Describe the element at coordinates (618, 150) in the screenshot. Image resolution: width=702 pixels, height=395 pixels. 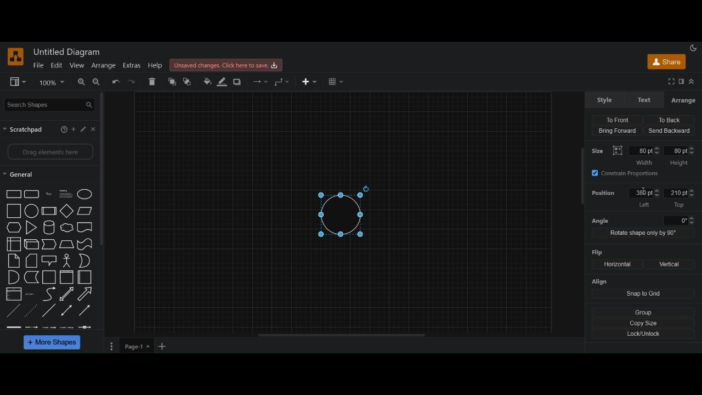
I see `autosize` at that location.